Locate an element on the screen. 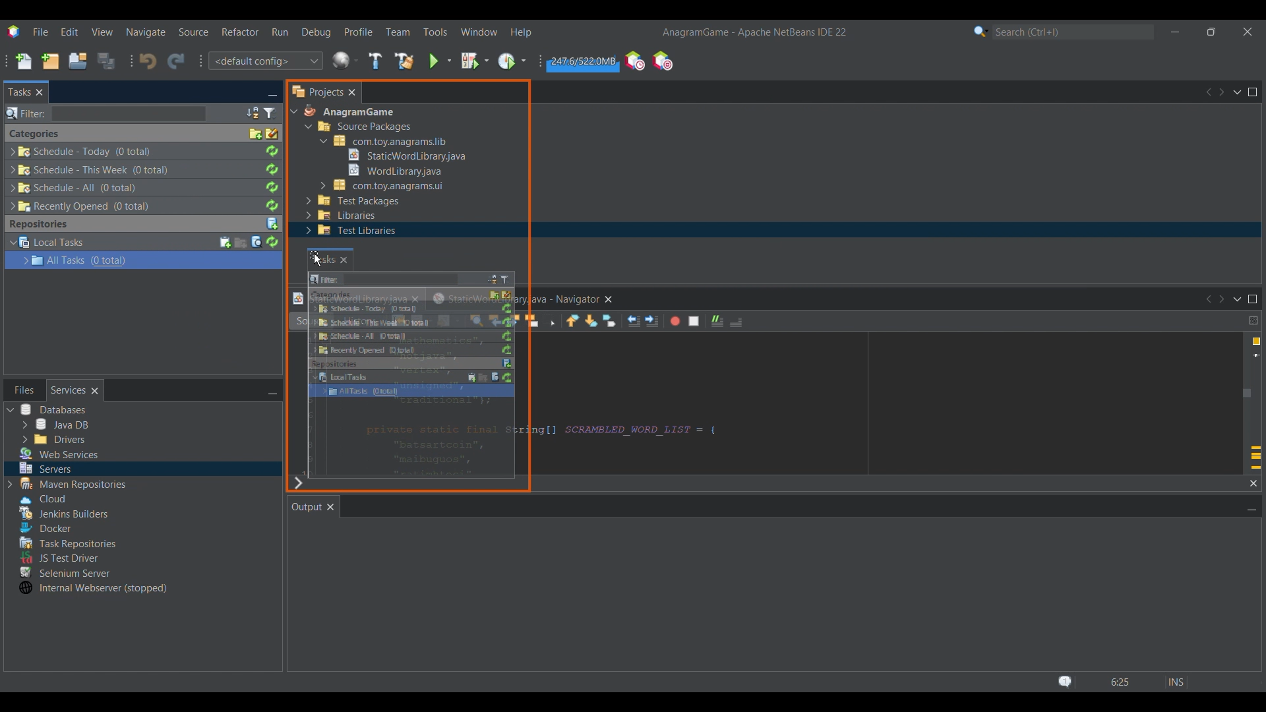  Status bar details is located at coordinates (1120, 682).